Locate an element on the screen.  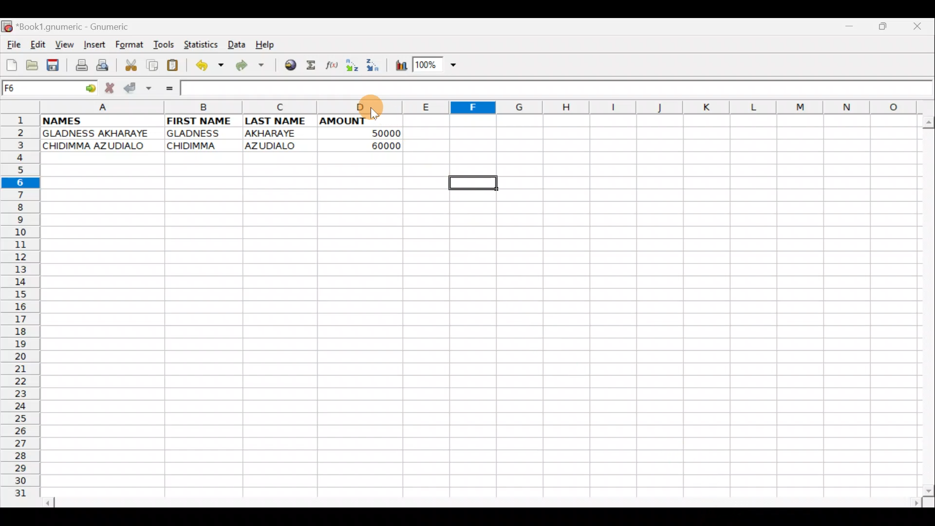
Sort Descending order is located at coordinates (374, 65).